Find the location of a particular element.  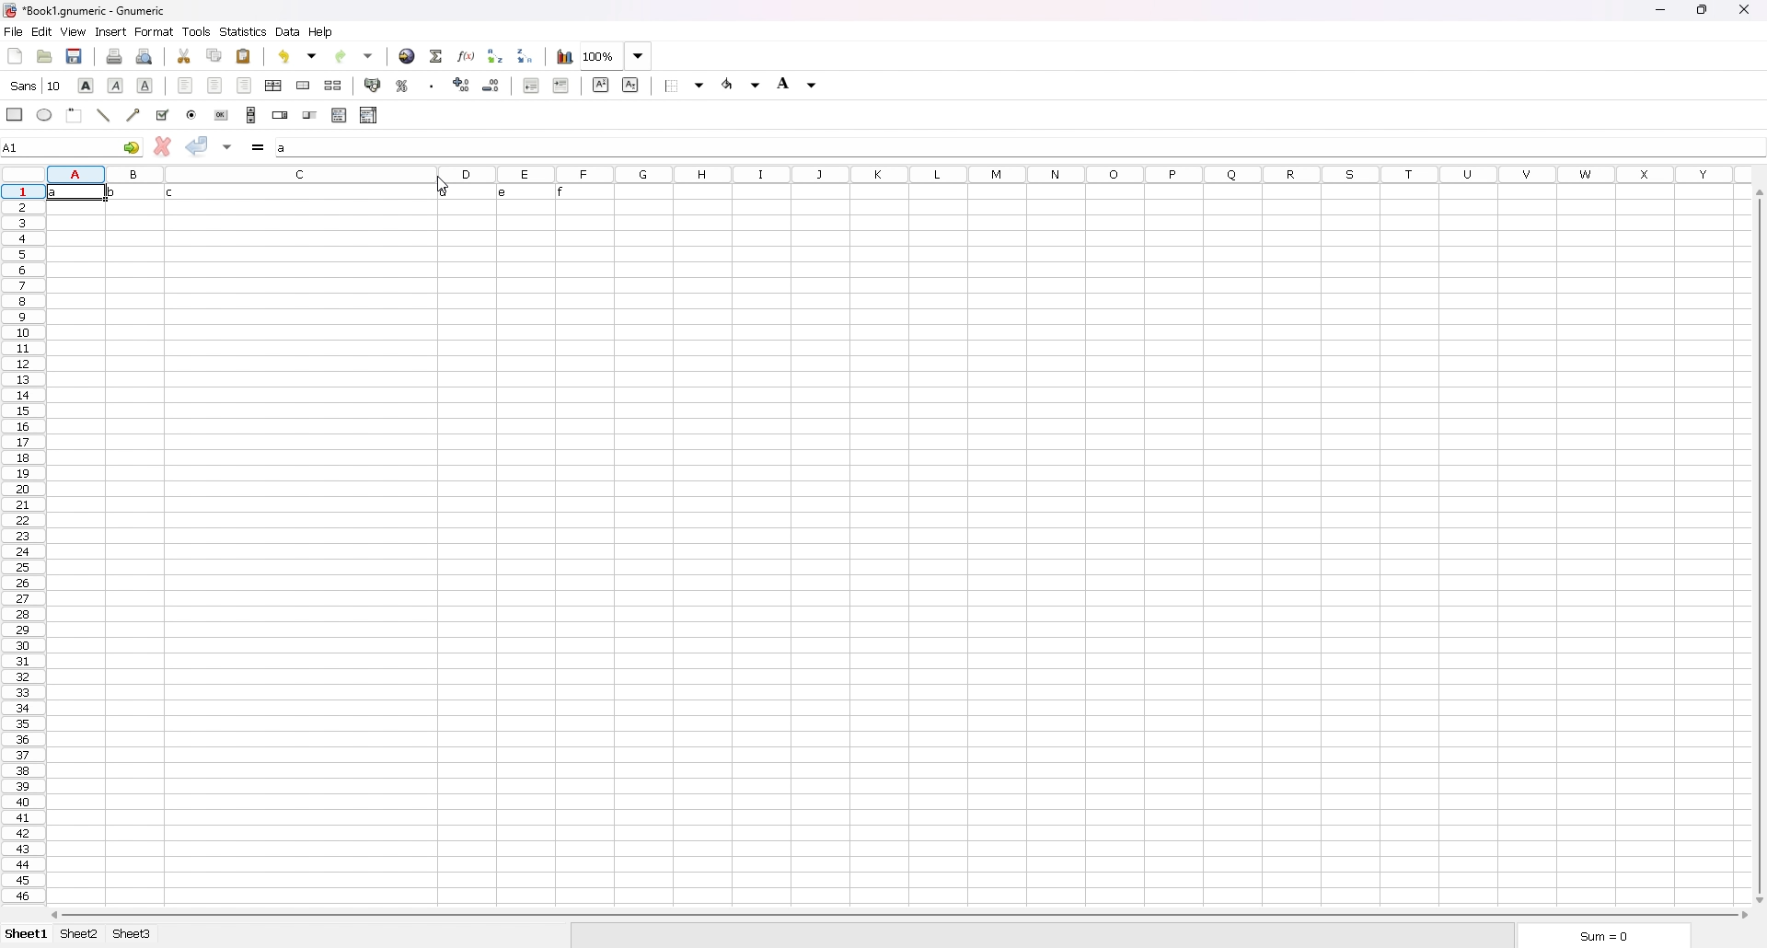

slider is located at coordinates (309, 115).